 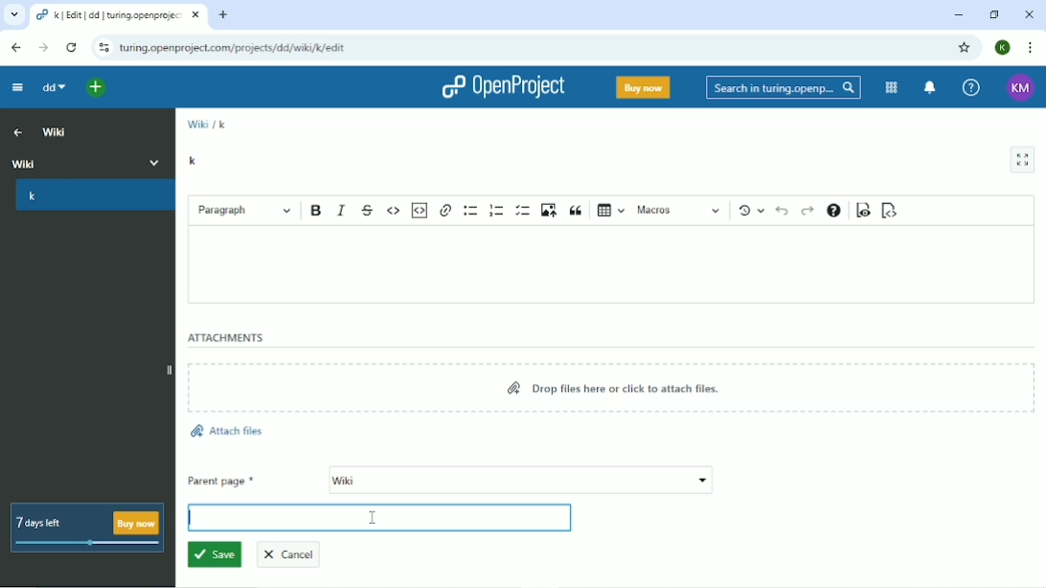 What do you see at coordinates (643, 87) in the screenshot?
I see `Buy now` at bounding box center [643, 87].